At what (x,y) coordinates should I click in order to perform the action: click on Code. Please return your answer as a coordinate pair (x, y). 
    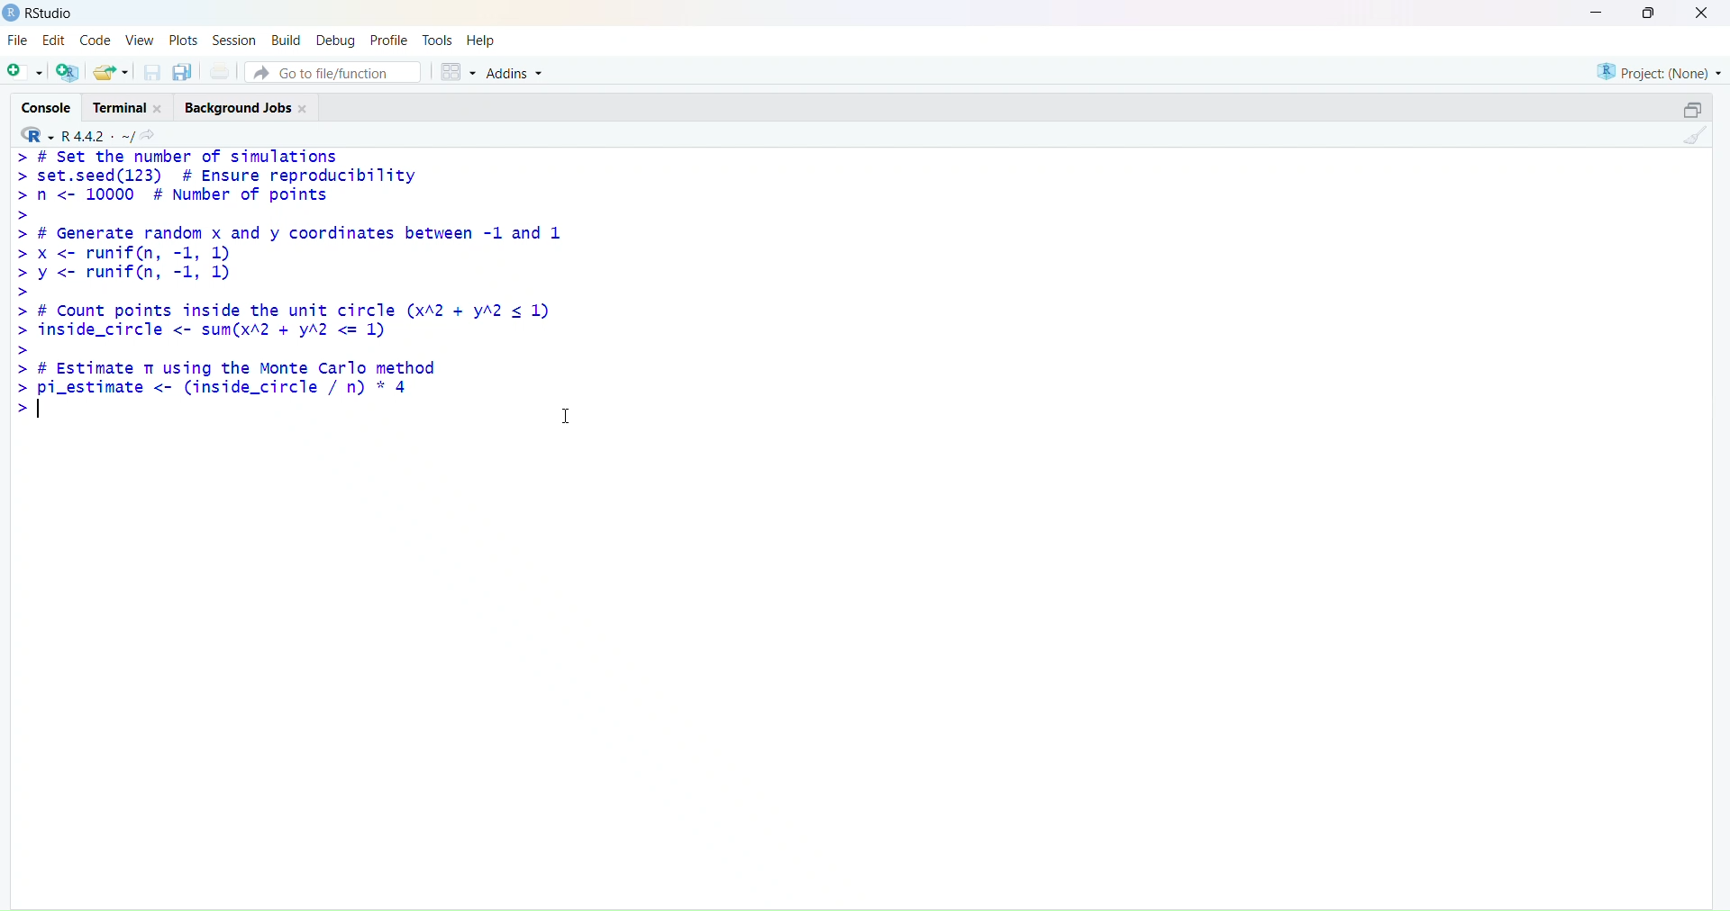
    Looking at the image, I should click on (95, 40).